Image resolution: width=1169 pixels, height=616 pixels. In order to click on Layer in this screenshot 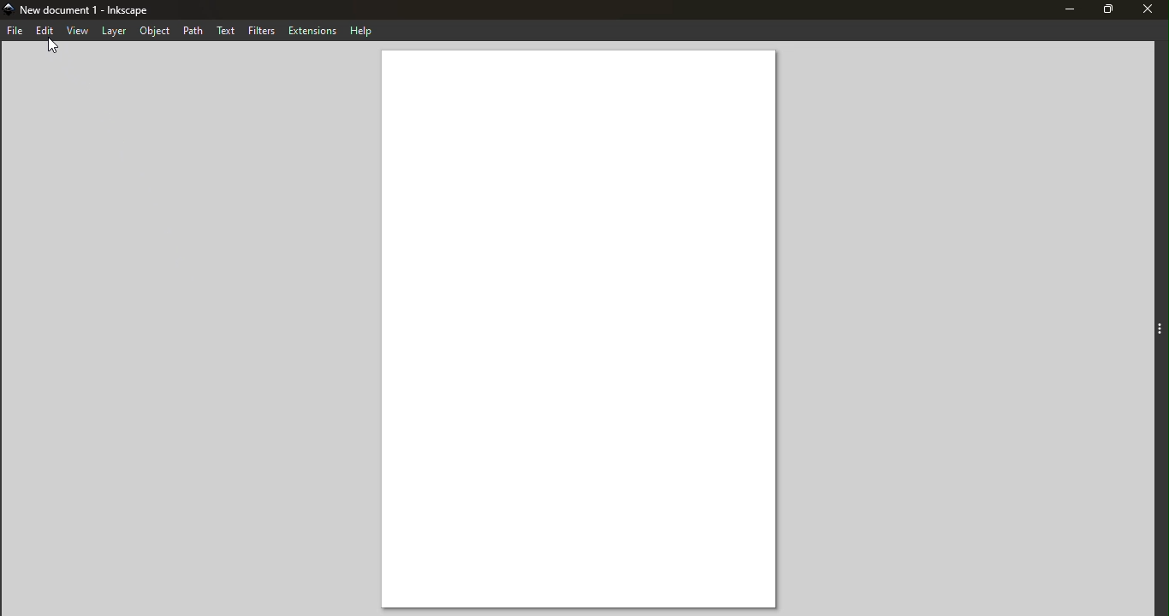, I will do `click(116, 31)`.